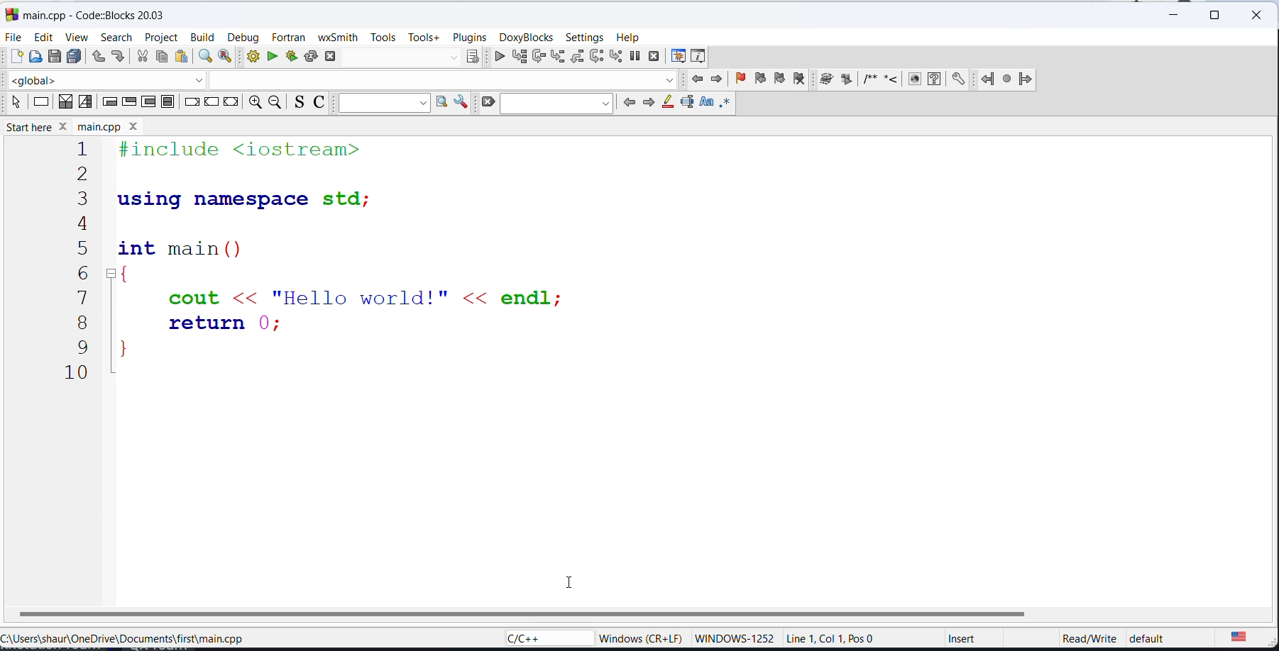 The height and width of the screenshot is (651, 1279). What do you see at coordinates (240, 37) in the screenshot?
I see `debug` at bounding box center [240, 37].